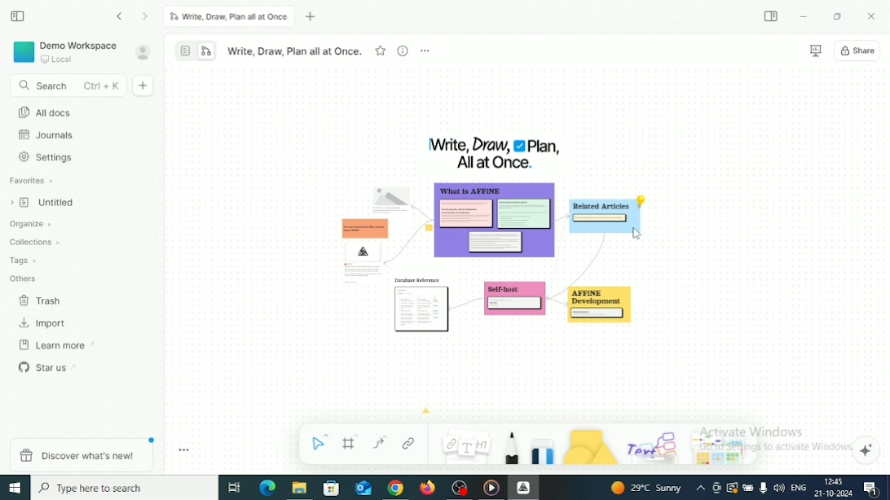 The height and width of the screenshot is (500, 890). What do you see at coordinates (859, 50) in the screenshot?
I see `Share` at bounding box center [859, 50].